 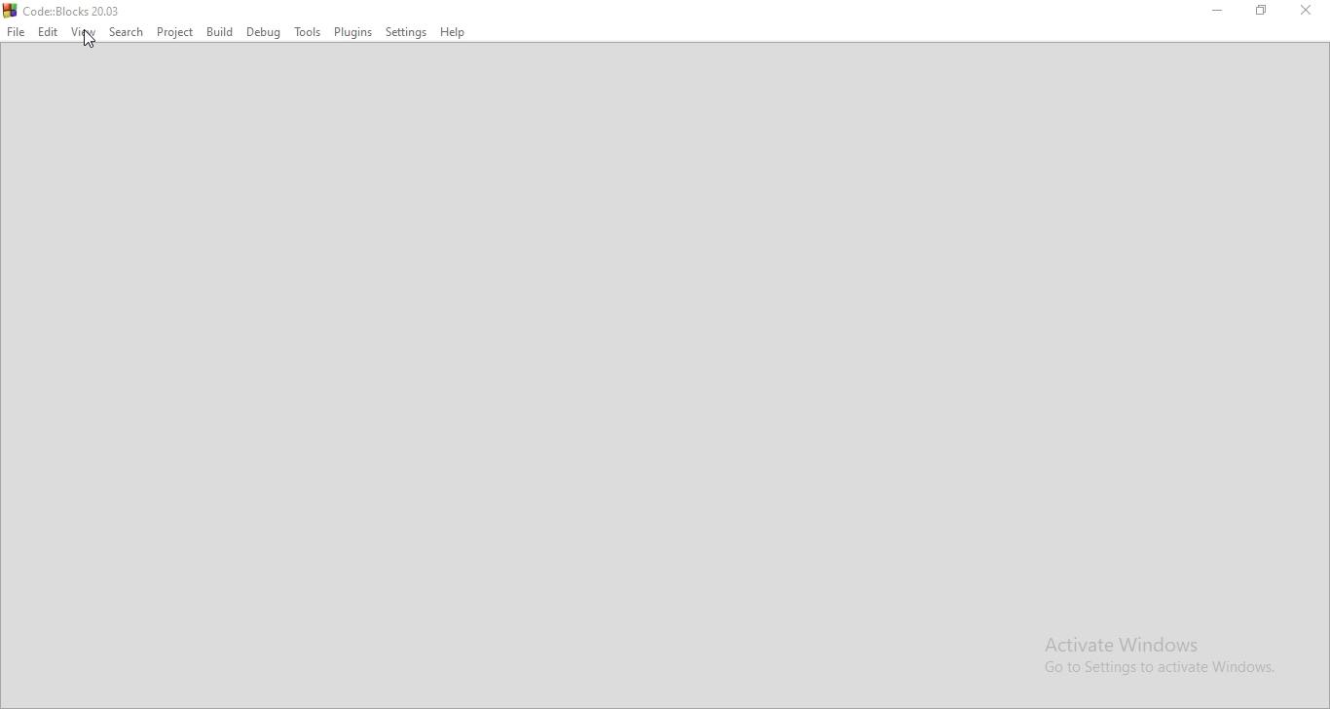 What do you see at coordinates (353, 31) in the screenshot?
I see `Plugins ` at bounding box center [353, 31].